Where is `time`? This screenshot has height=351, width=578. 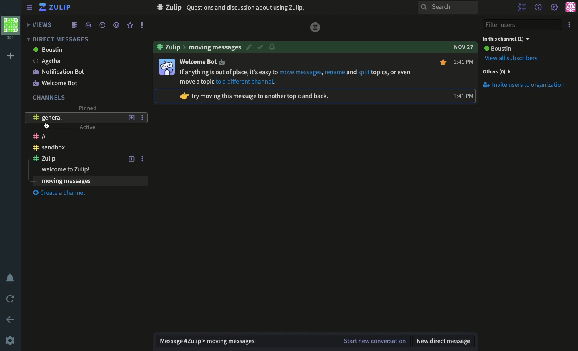
time is located at coordinates (461, 96).